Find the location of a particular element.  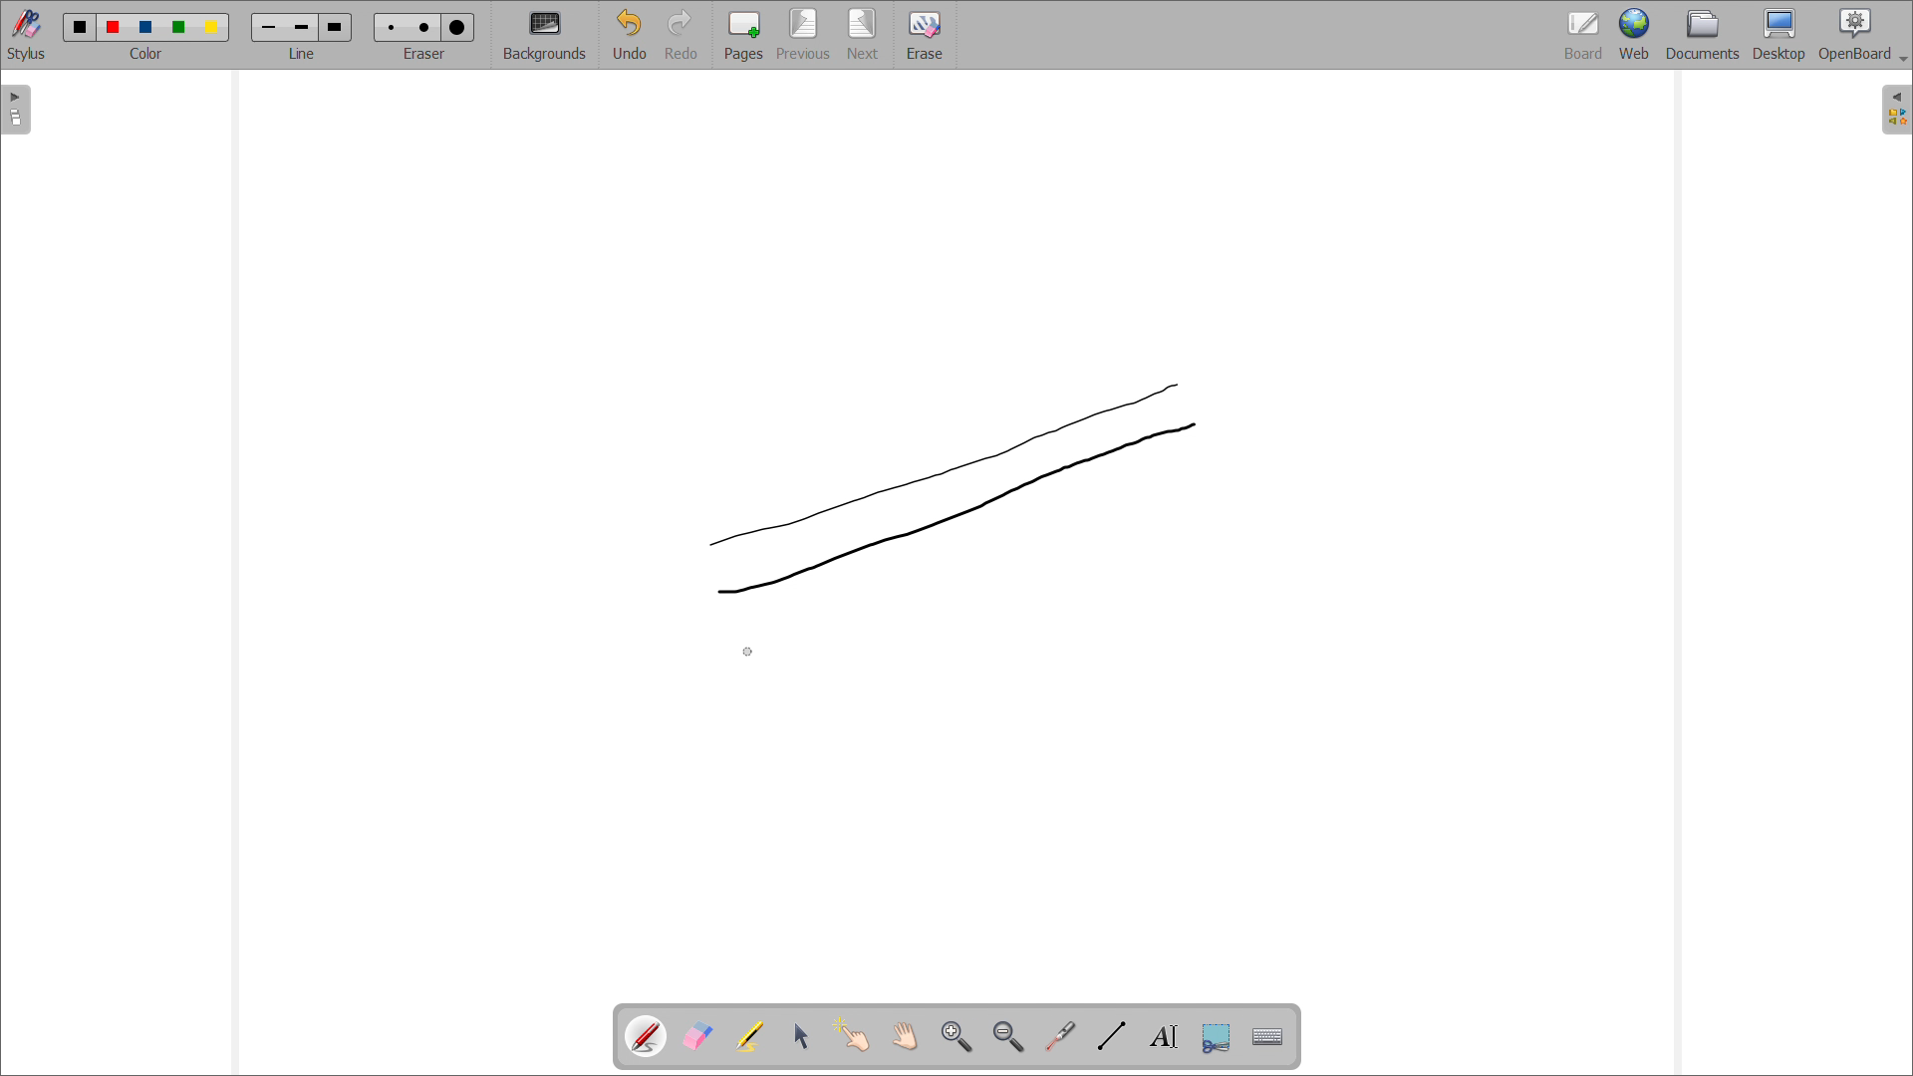

backgrounds is located at coordinates (545, 34).